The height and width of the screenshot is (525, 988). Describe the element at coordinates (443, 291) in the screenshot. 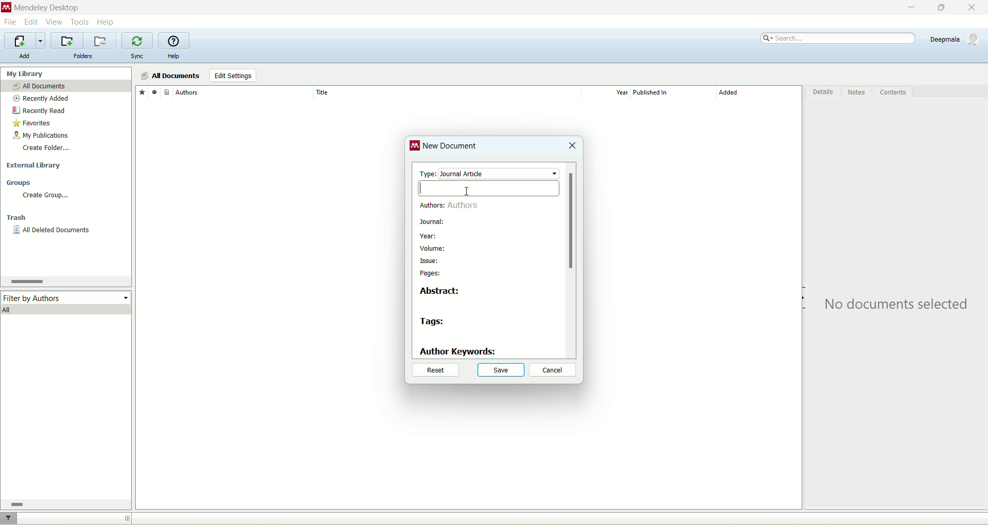

I see `abstract` at that location.